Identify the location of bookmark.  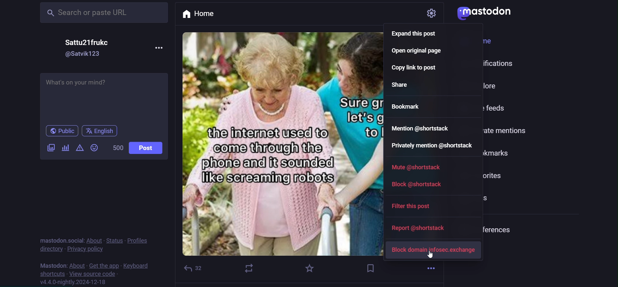
(405, 106).